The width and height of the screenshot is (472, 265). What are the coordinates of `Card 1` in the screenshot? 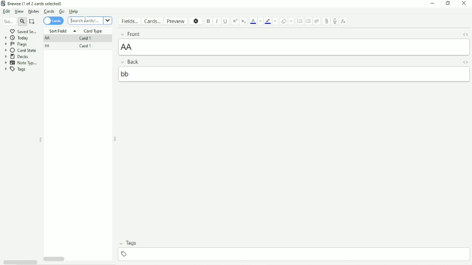 It's located at (85, 46).